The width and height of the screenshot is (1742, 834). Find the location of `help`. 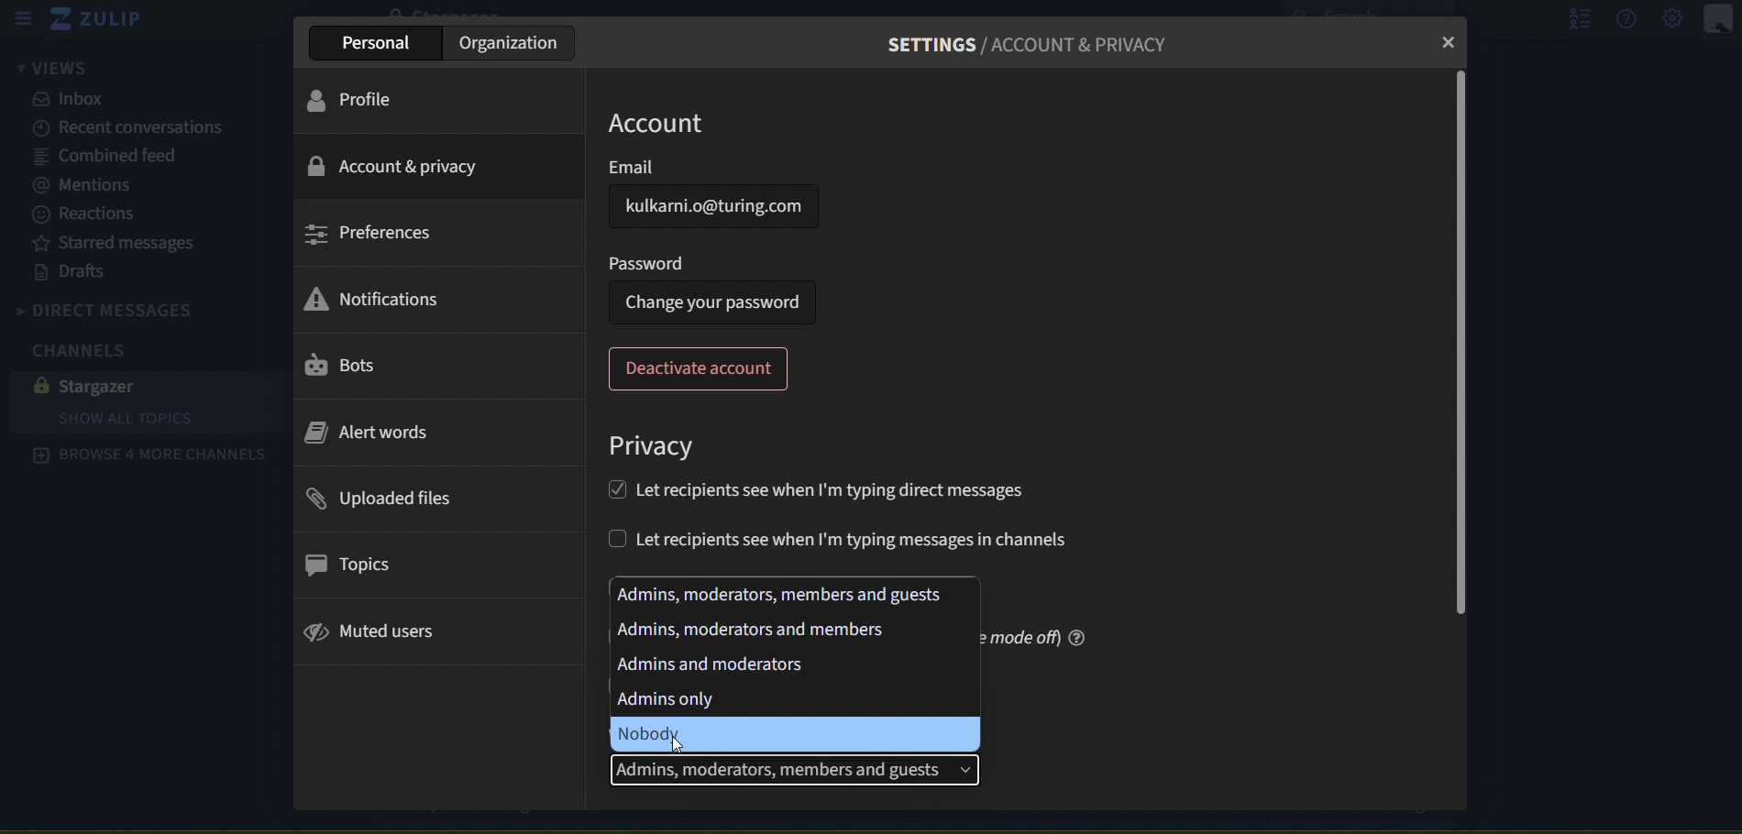

help is located at coordinates (1628, 18).